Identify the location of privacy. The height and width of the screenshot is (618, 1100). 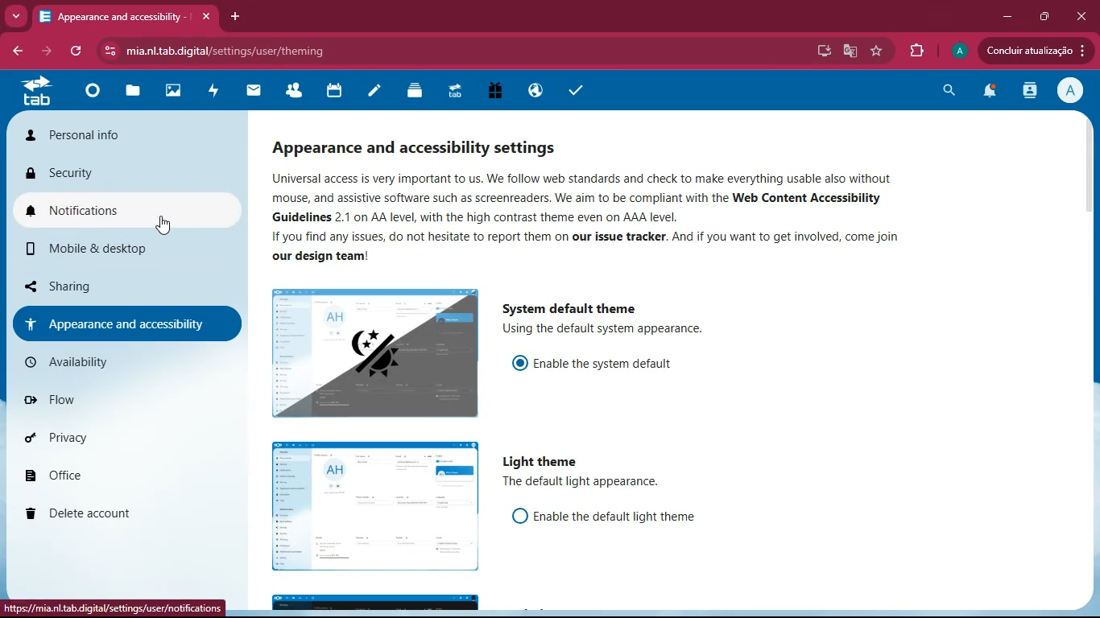
(110, 439).